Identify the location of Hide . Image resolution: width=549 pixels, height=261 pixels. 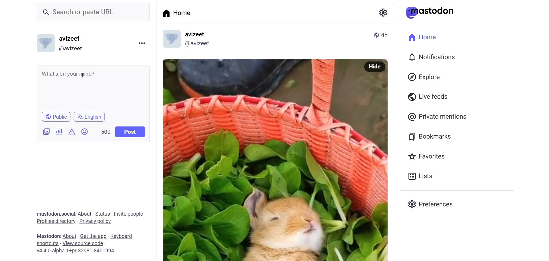
(374, 66).